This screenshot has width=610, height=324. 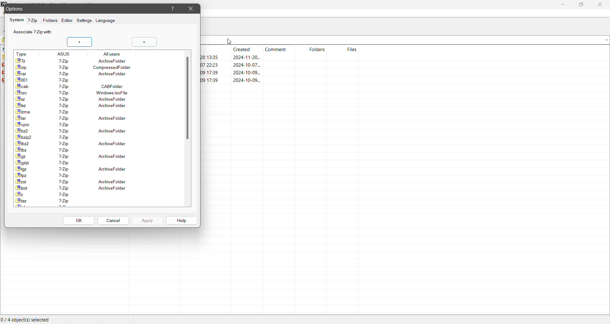 I want to click on OK, so click(x=78, y=220).